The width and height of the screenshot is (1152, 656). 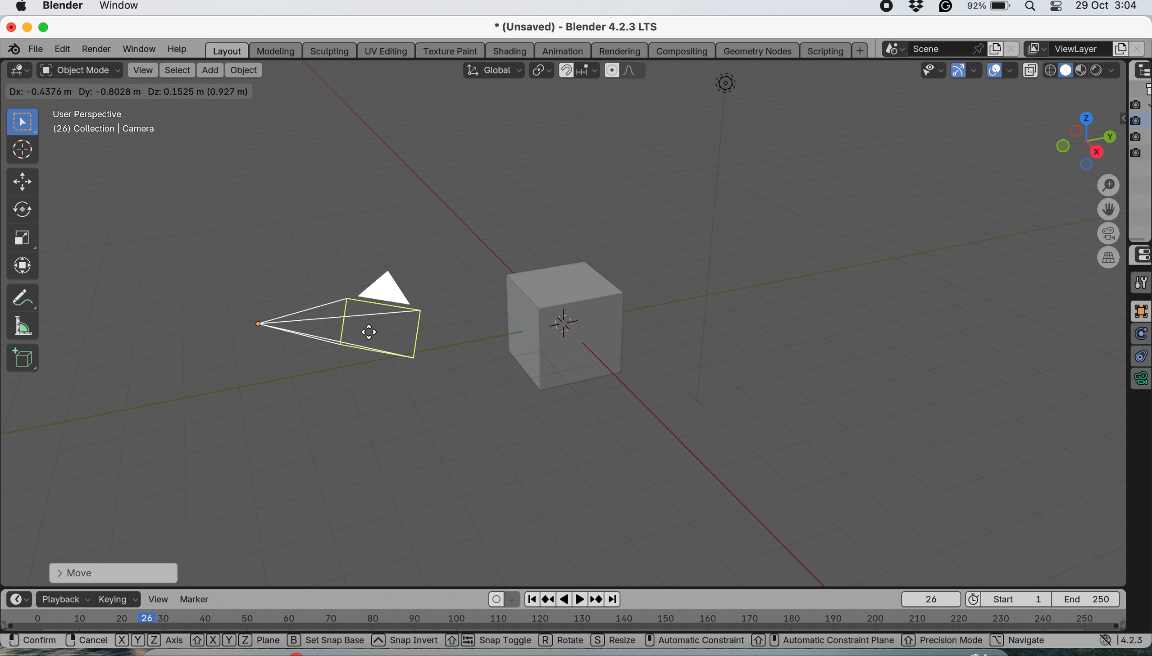 What do you see at coordinates (620, 51) in the screenshot?
I see `rendering` at bounding box center [620, 51].